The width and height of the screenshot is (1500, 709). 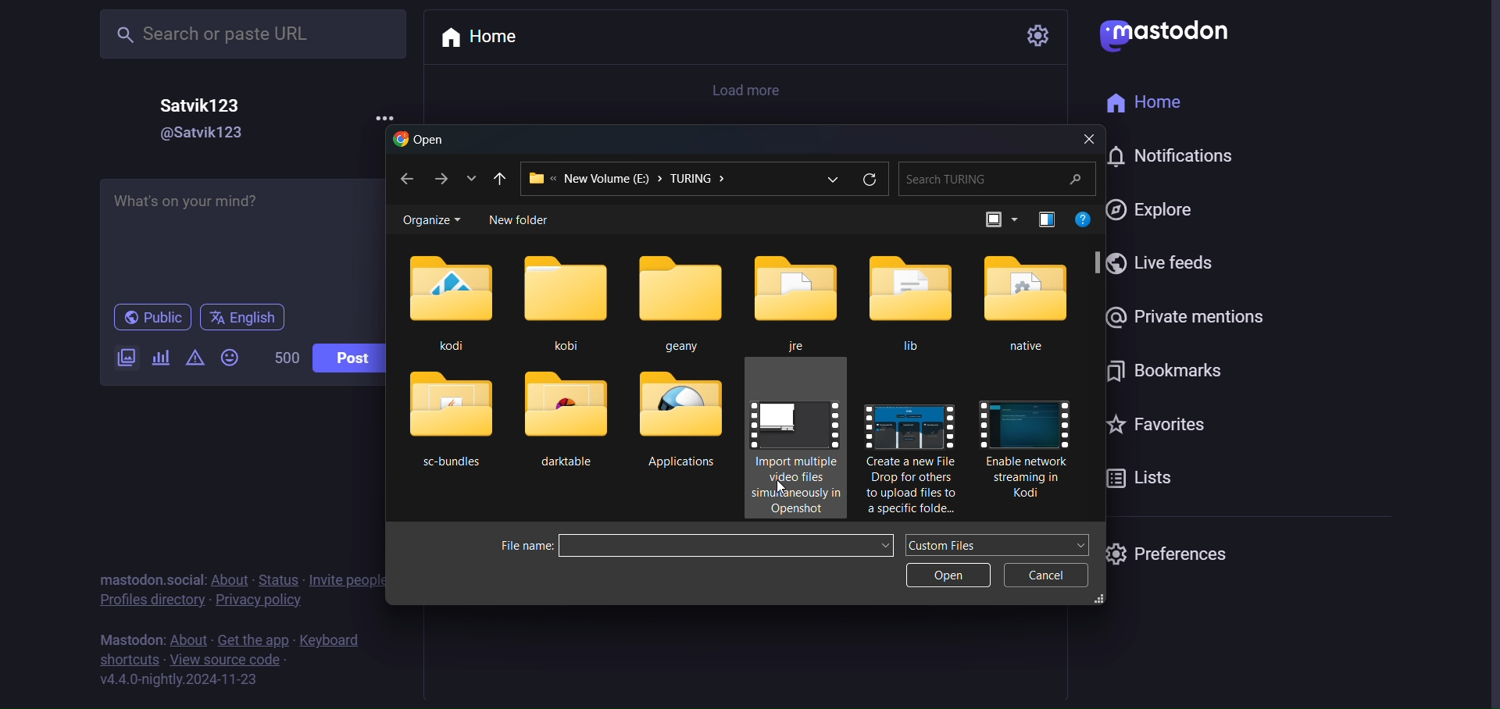 I want to click on back, so click(x=403, y=179).